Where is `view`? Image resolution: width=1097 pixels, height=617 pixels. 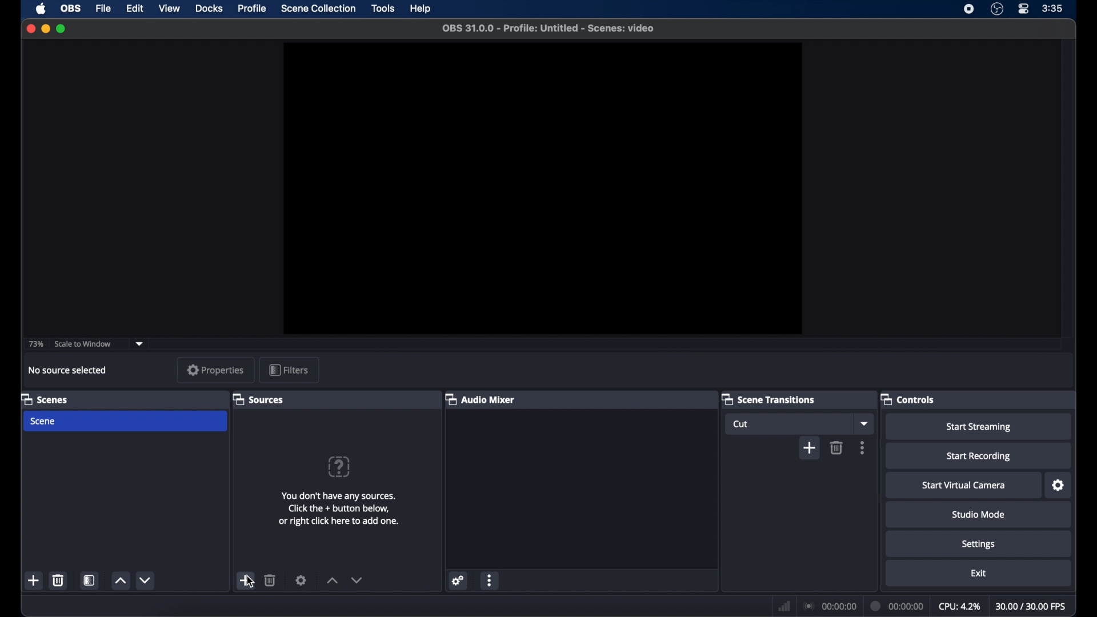 view is located at coordinates (170, 9).